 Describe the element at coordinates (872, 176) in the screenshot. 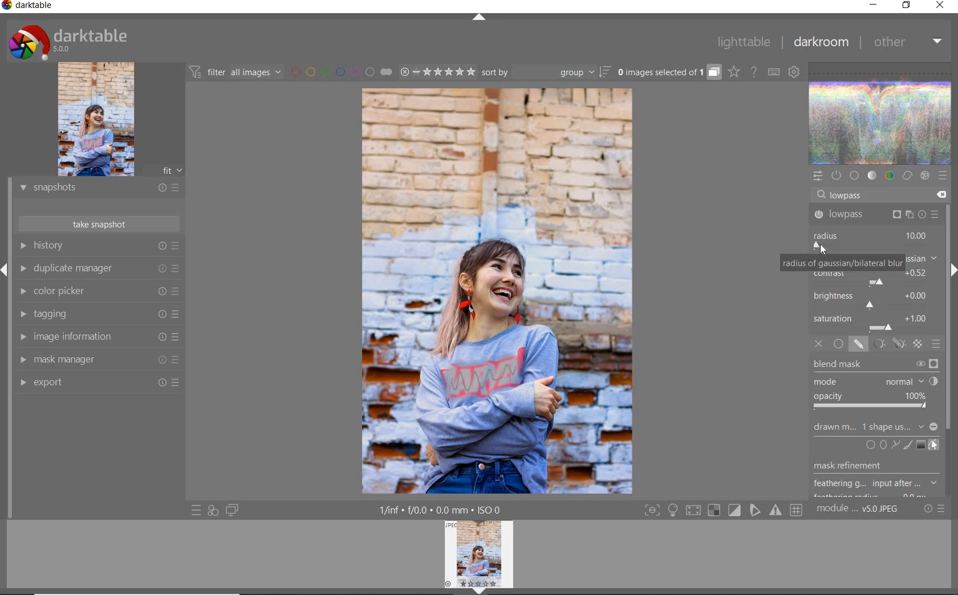

I see `tone` at that location.